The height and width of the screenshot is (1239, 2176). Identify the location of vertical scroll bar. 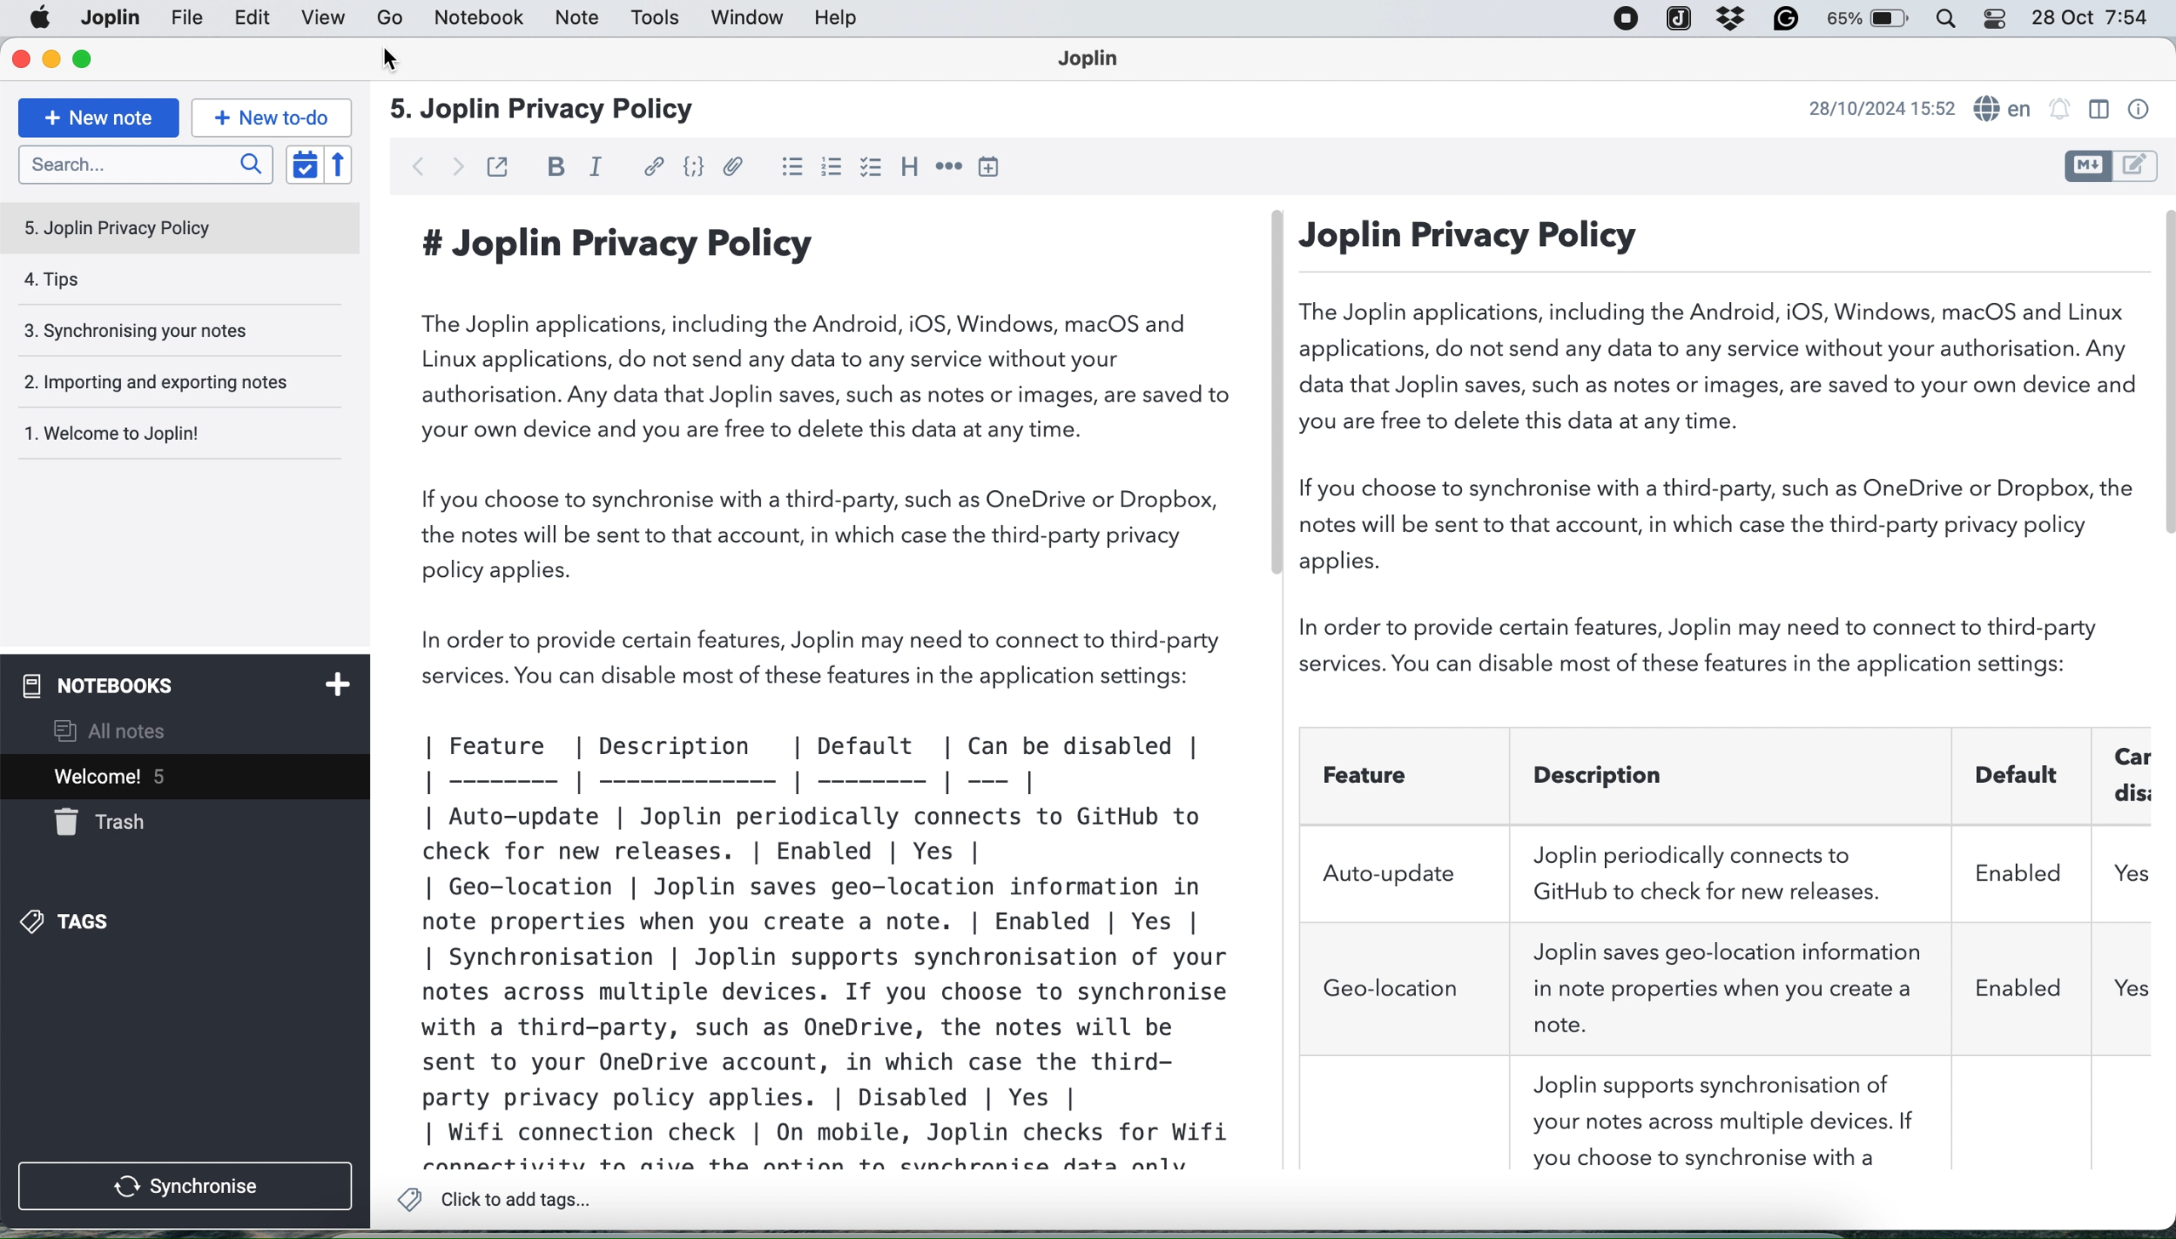
(2162, 369).